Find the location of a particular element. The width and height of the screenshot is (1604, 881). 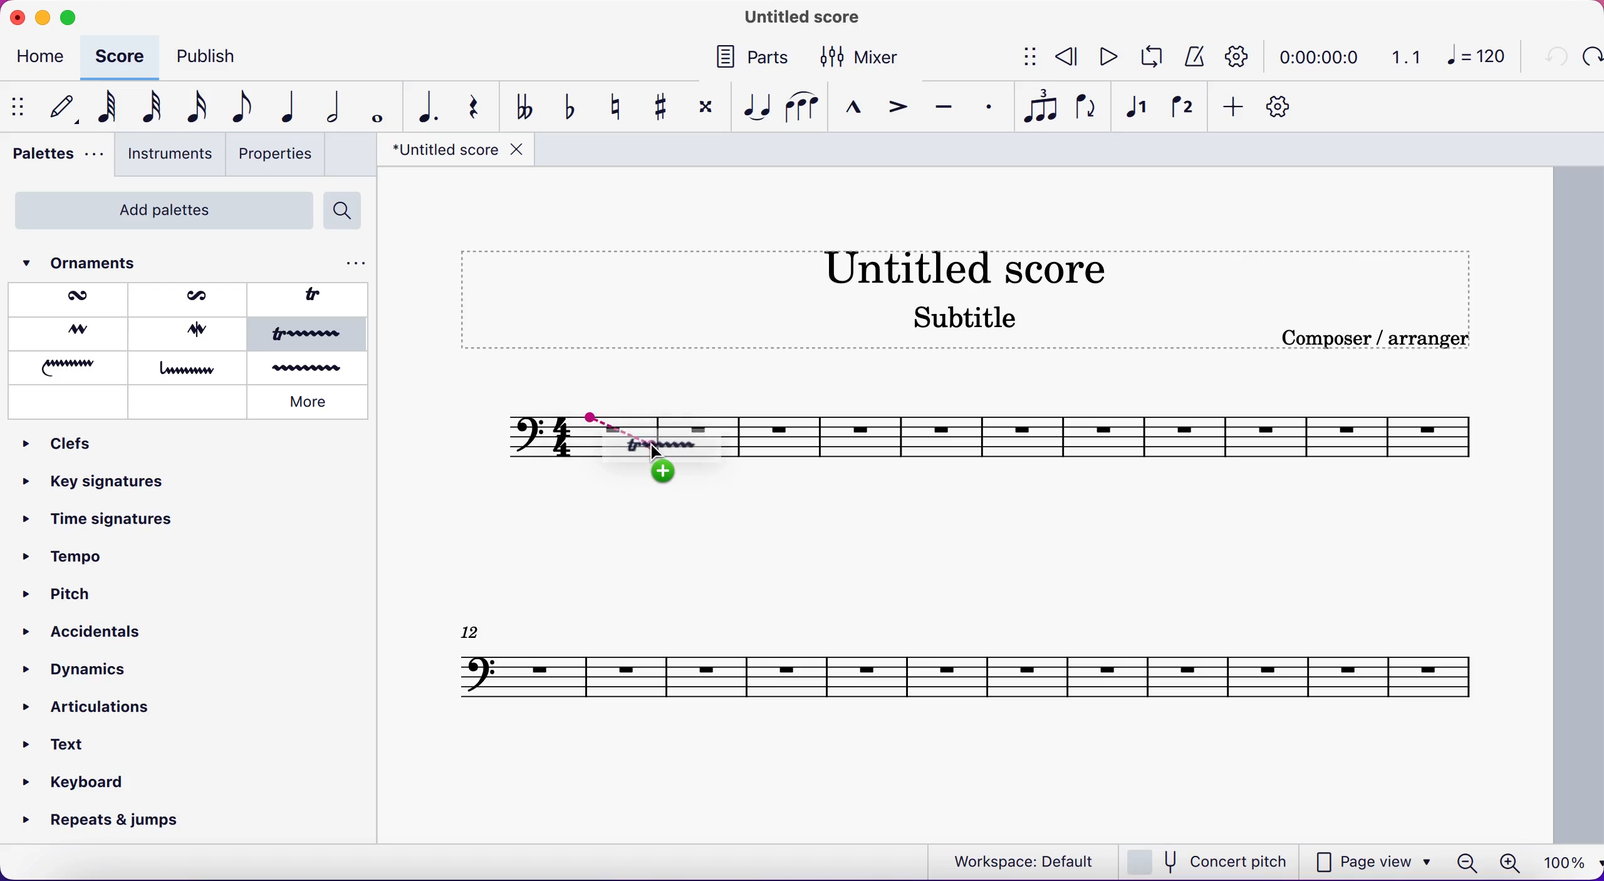

show/hide is located at coordinates (1023, 58).